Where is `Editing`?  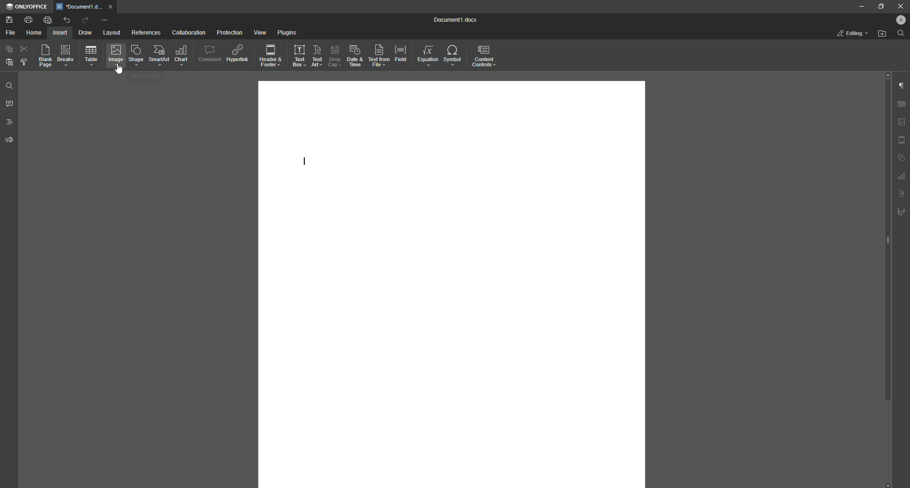 Editing is located at coordinates (851, 33).